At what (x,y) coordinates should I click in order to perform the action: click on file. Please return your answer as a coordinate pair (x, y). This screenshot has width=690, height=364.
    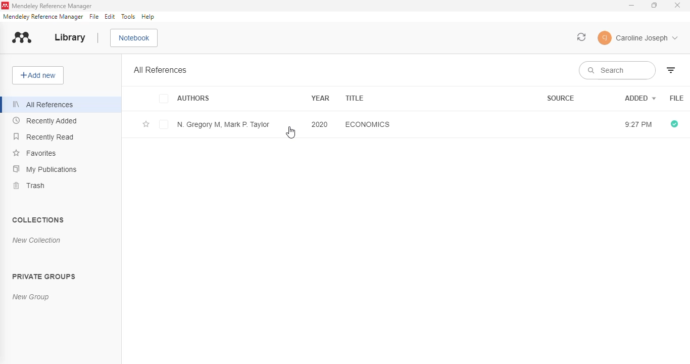
    Looking at the image, I should click on (94, 17).